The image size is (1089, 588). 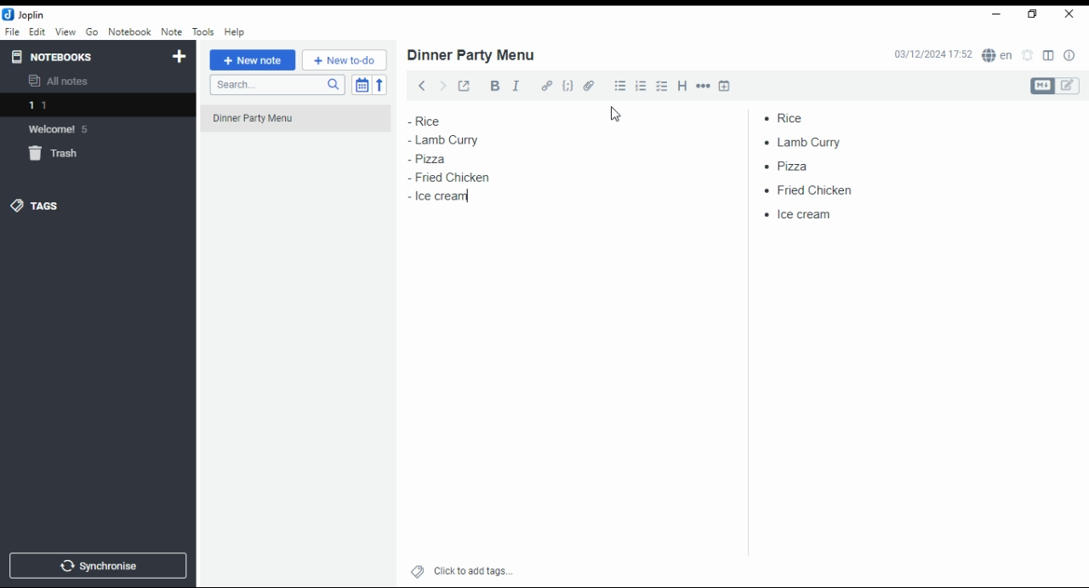 I want to click on bold, so click(x=492, y=86).